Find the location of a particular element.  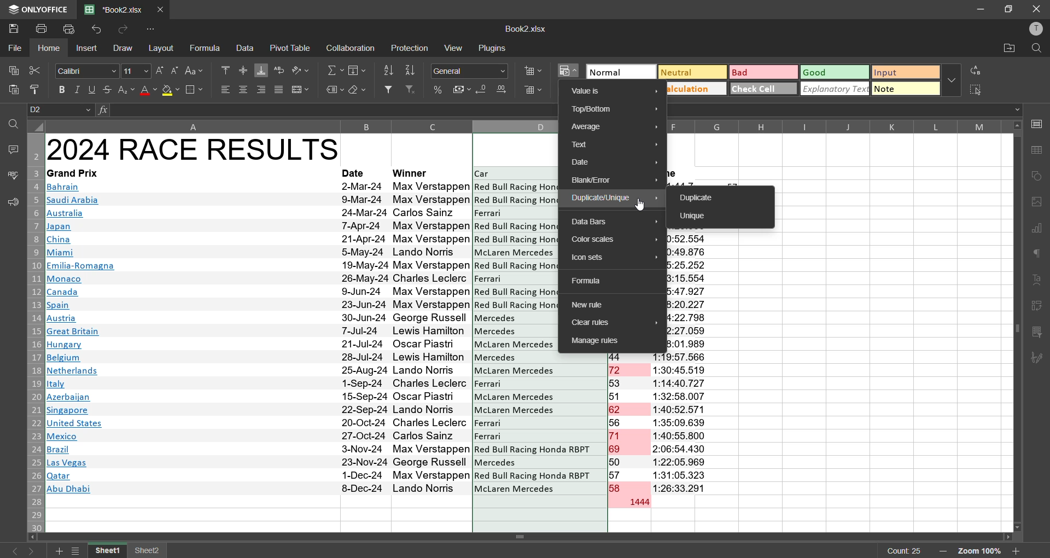

sheet list is located at coordinates (78, 551).